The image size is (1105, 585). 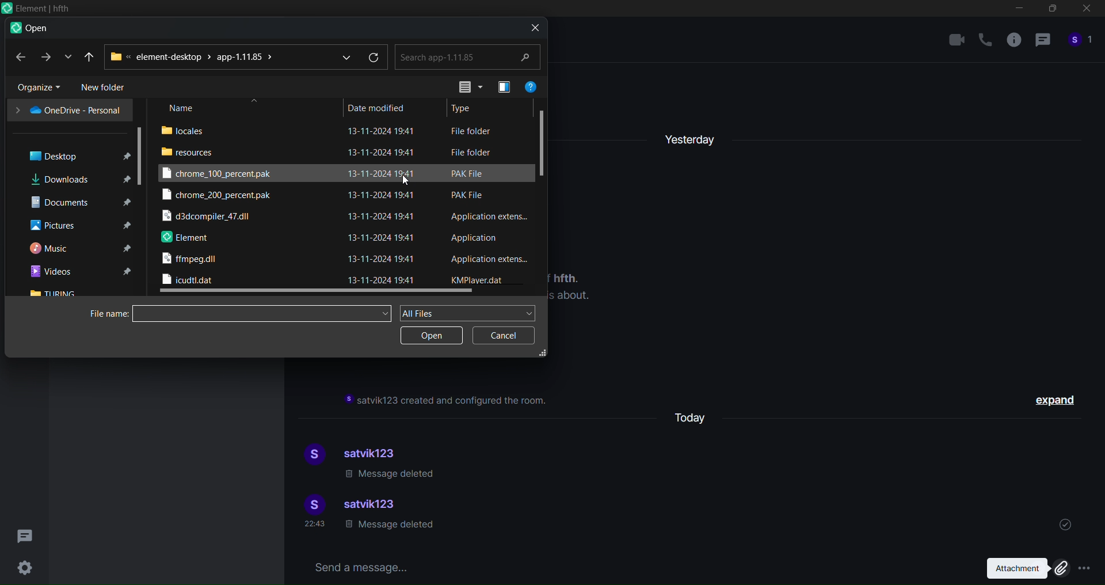 I want to click on scroll bar, so click(x=142, y=155).